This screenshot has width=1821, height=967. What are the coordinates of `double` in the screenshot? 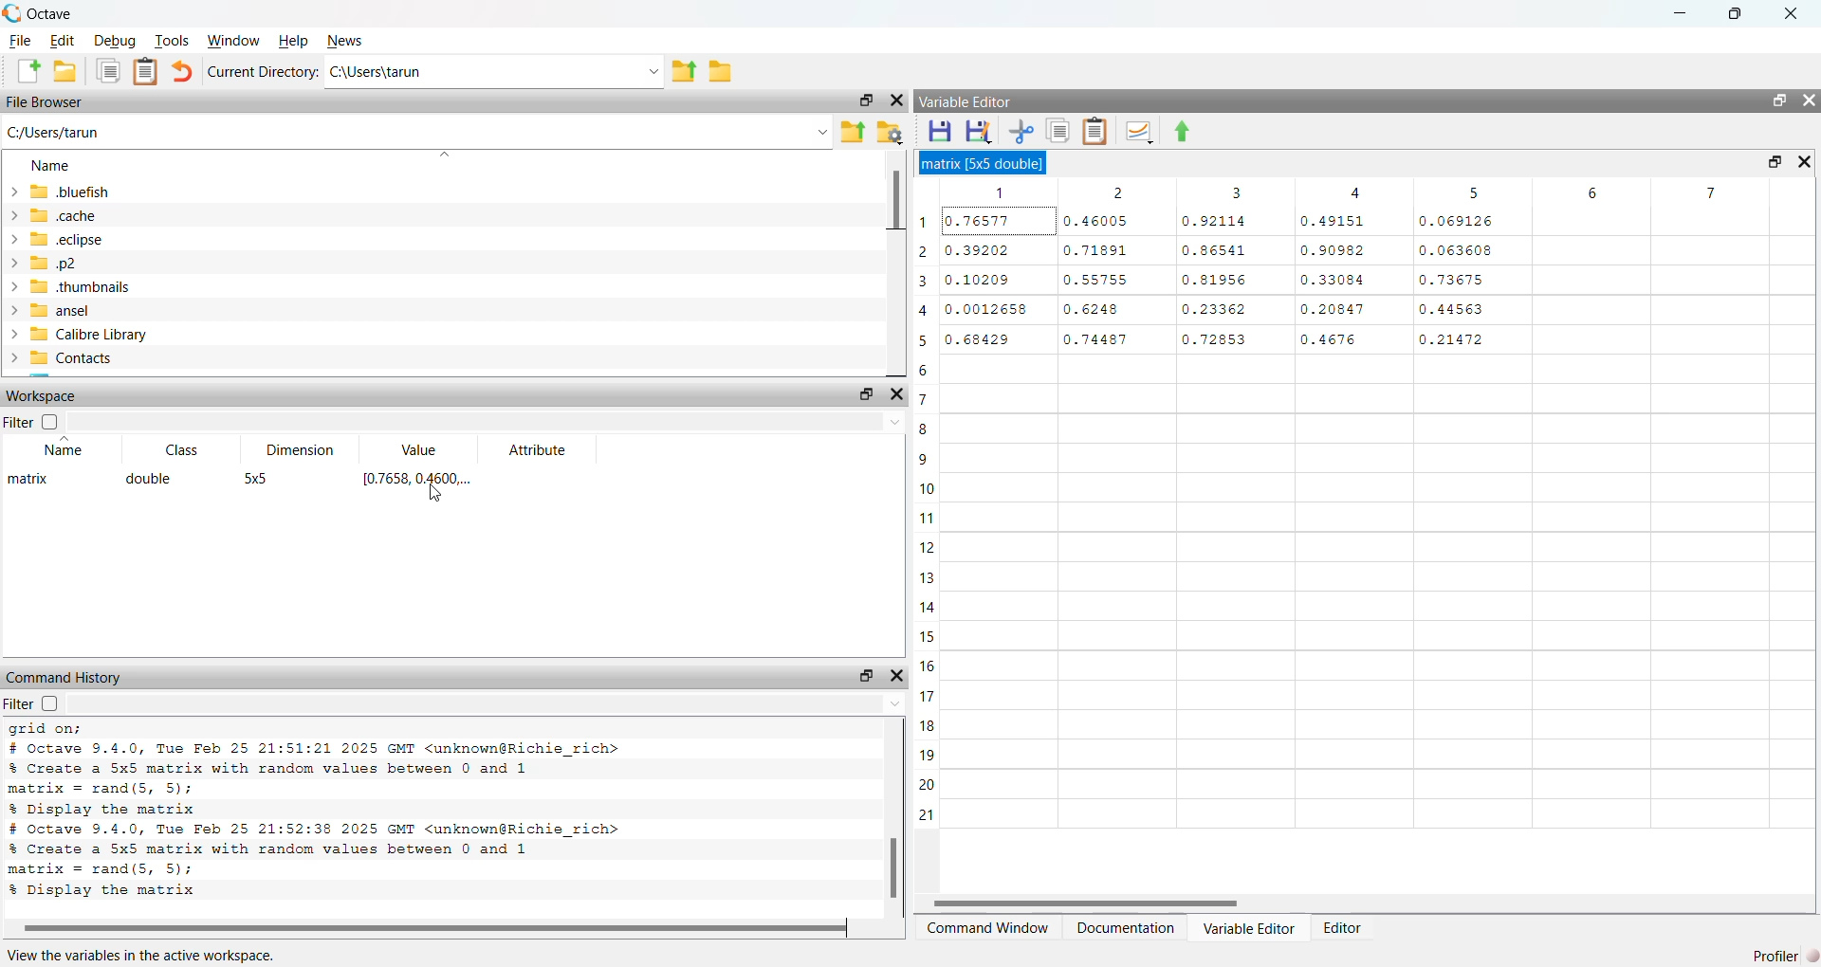 It's located at (153, 480).